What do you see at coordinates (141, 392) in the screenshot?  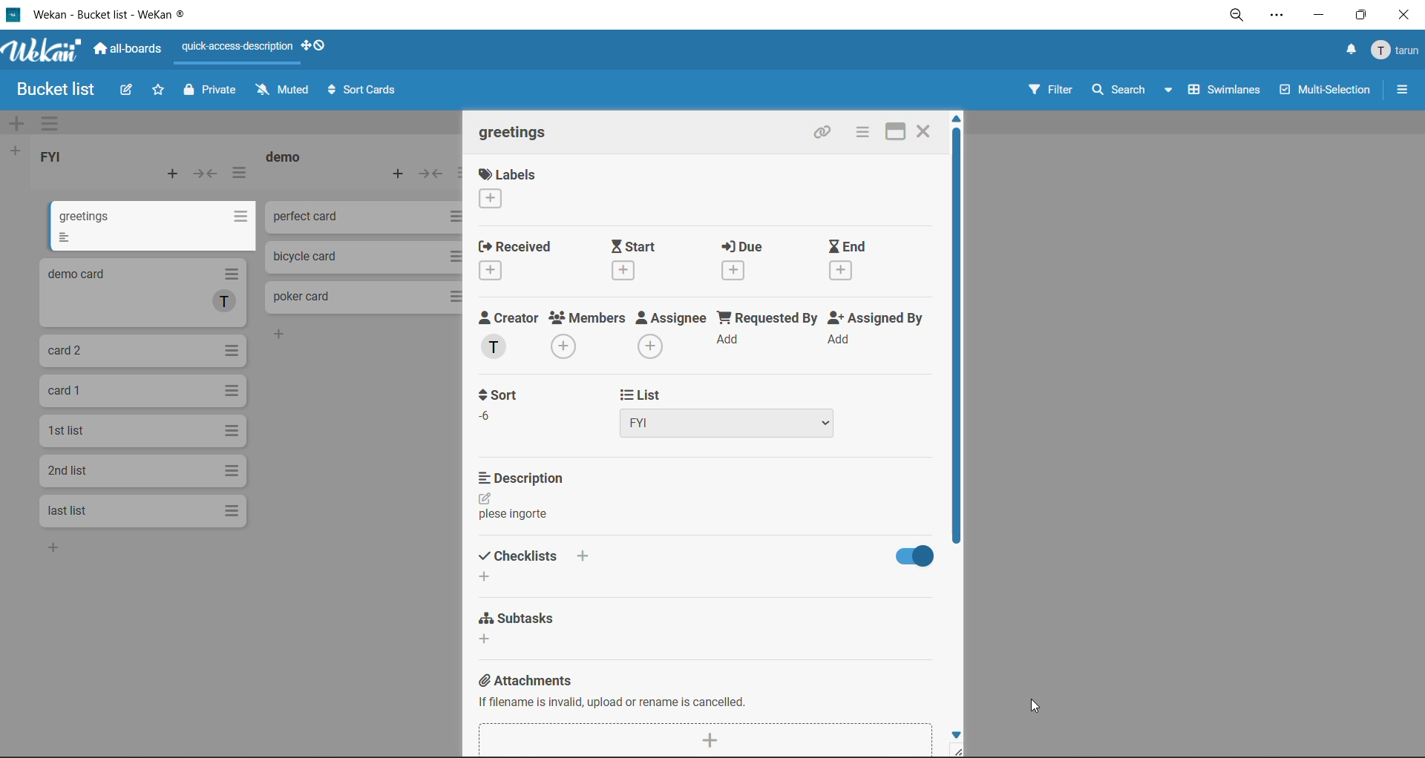 I see `cards` at bounding box center [141, 392].